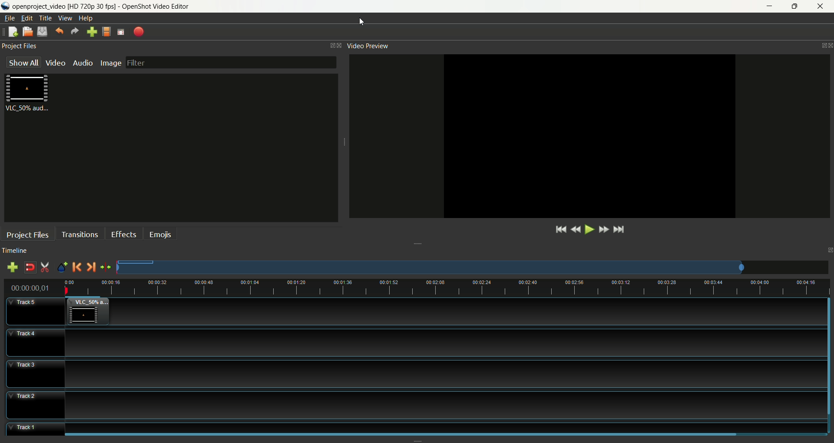 The height and width of the screenshot is (443, 834). I want to click on title, so click(45, 18).